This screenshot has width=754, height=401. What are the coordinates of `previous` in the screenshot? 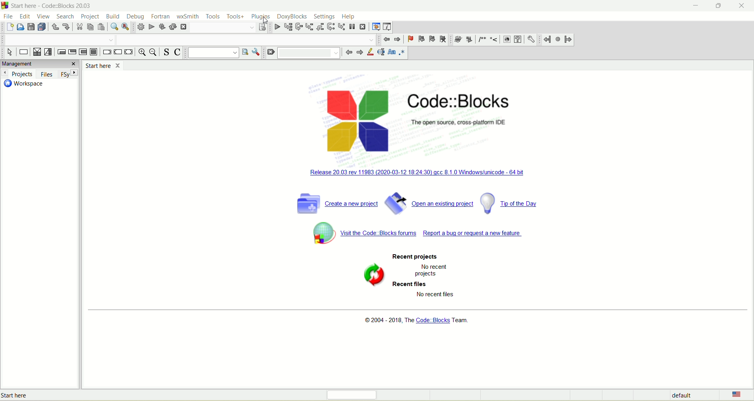 It's located at (387, 40).